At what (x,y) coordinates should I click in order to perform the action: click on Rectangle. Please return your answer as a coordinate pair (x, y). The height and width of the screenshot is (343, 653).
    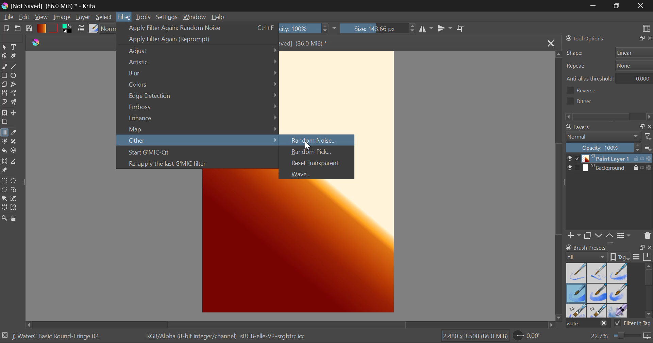
    Looking at the image, I should click on (4, 75).